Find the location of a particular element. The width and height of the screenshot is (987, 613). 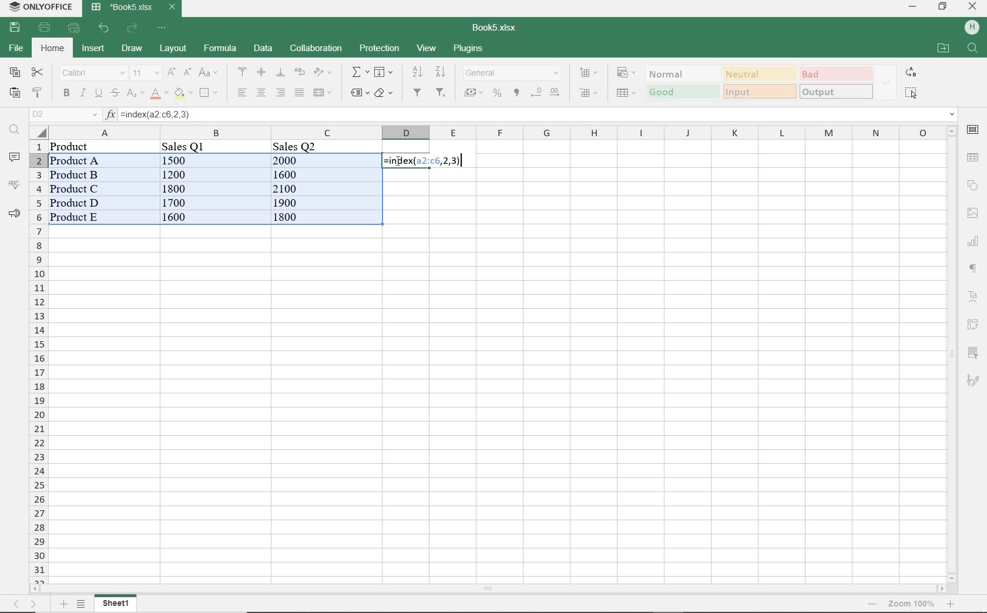

input functions is located at coordinates (111, 116).